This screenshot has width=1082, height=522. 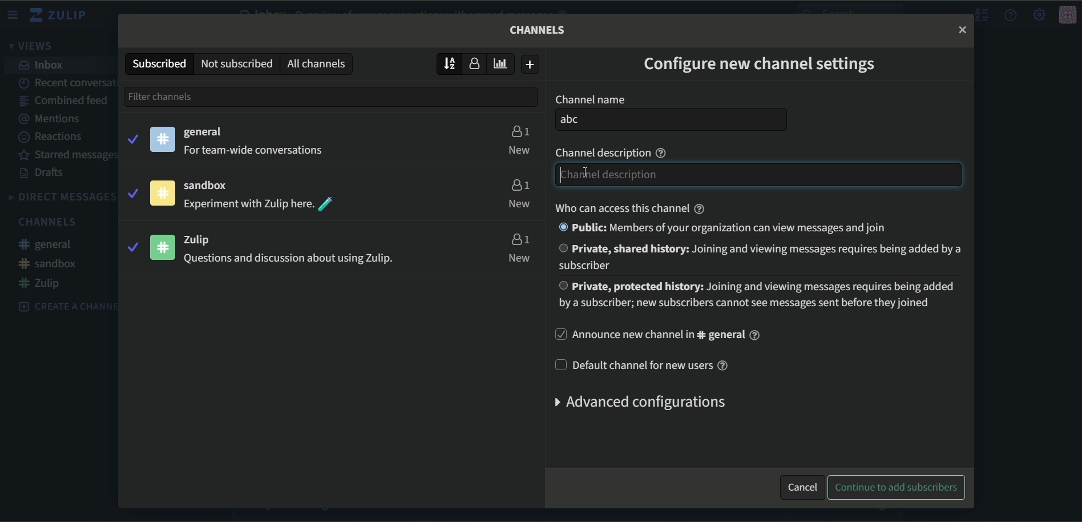 I want to click on reactions, so click(x=53, y=137).